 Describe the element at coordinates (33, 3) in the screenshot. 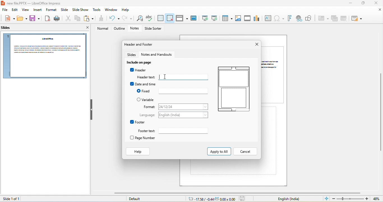

I see ` new file.PPTX — LibreOffice Impress` at that location.